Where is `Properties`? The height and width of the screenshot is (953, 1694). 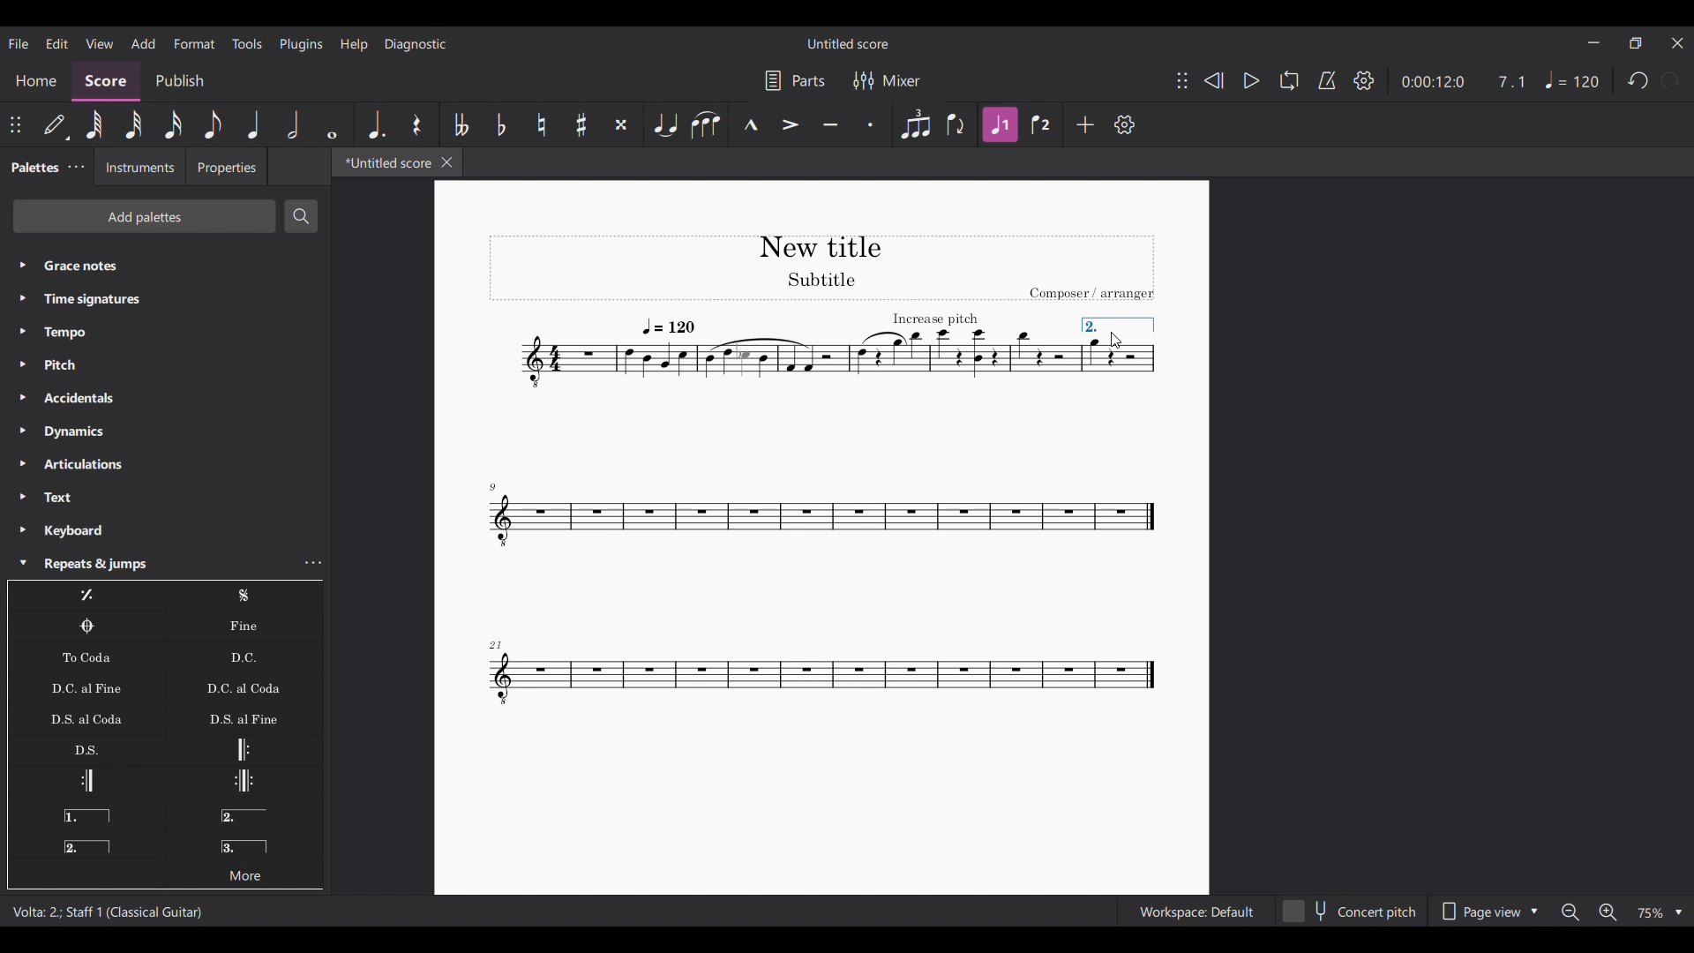
Properties is located at coordinates (226, 167).